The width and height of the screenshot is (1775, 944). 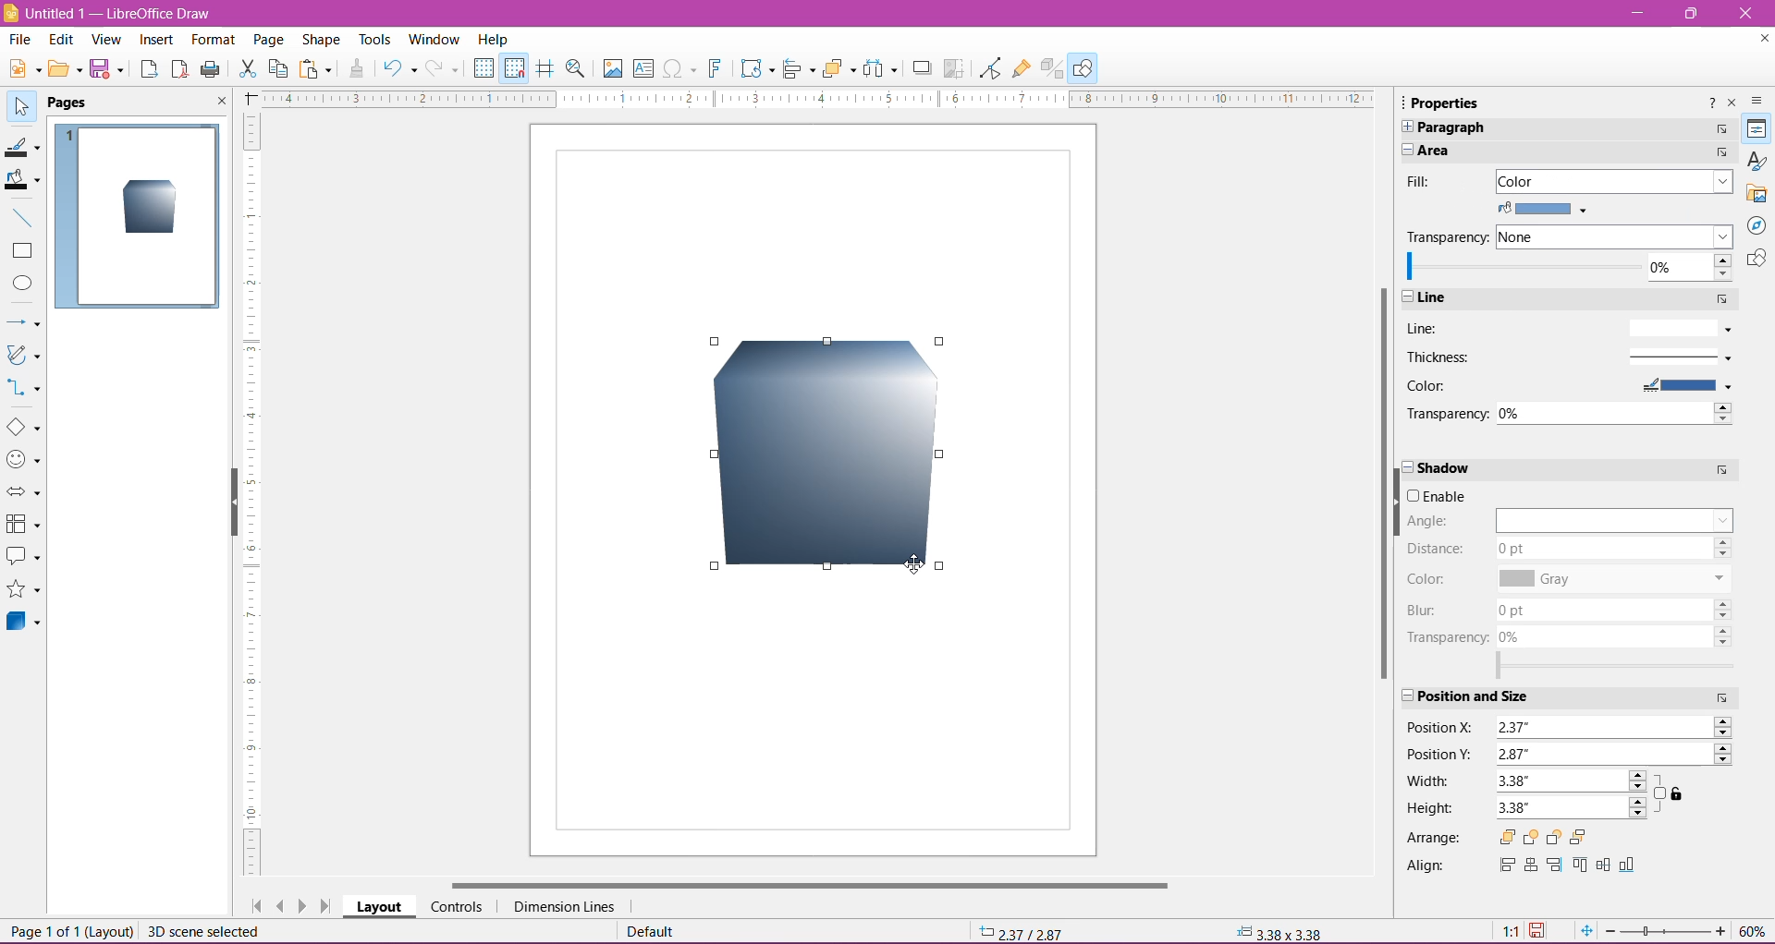 I want to click on Specify the transparency of the line, so click(x=1616, y=412).